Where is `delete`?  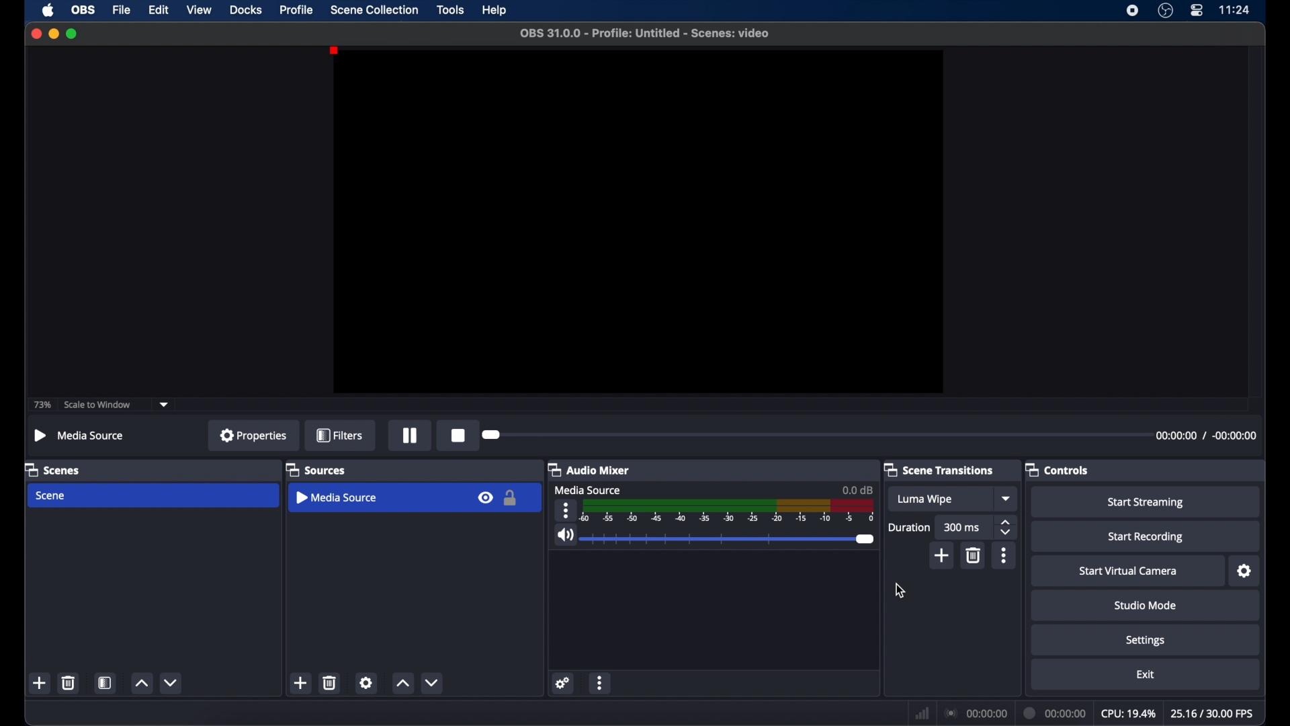 delete is located at coordinates (974, 556).